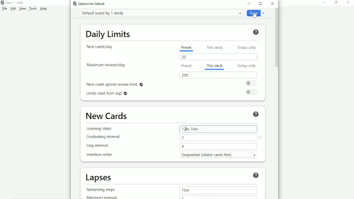  I want to click on Save, so click(256, 13).